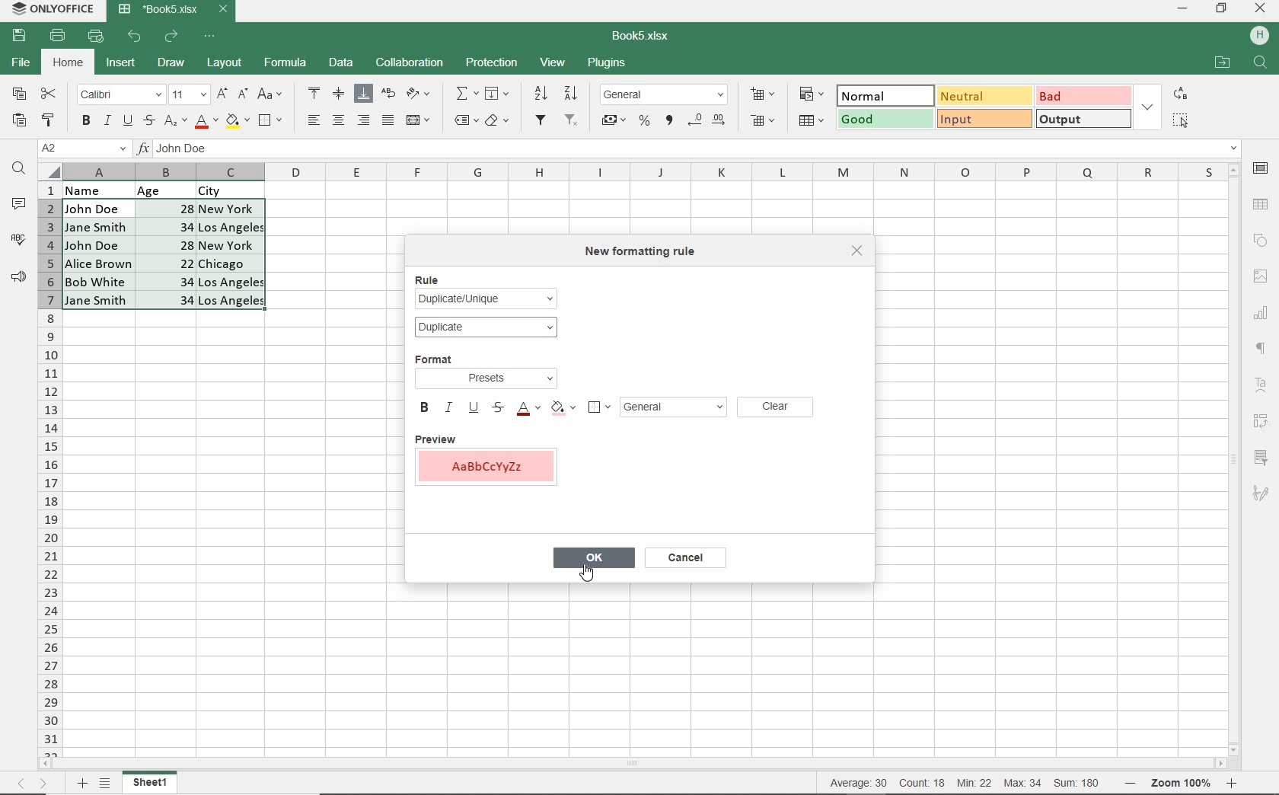  Describe the element at coordinates (861, 783) in the screenshot. I see `average` at that location.